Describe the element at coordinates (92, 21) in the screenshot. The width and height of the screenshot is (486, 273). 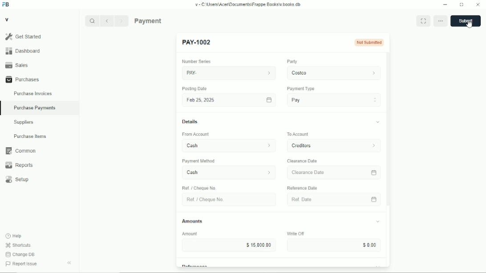
I see `Search` at that location.